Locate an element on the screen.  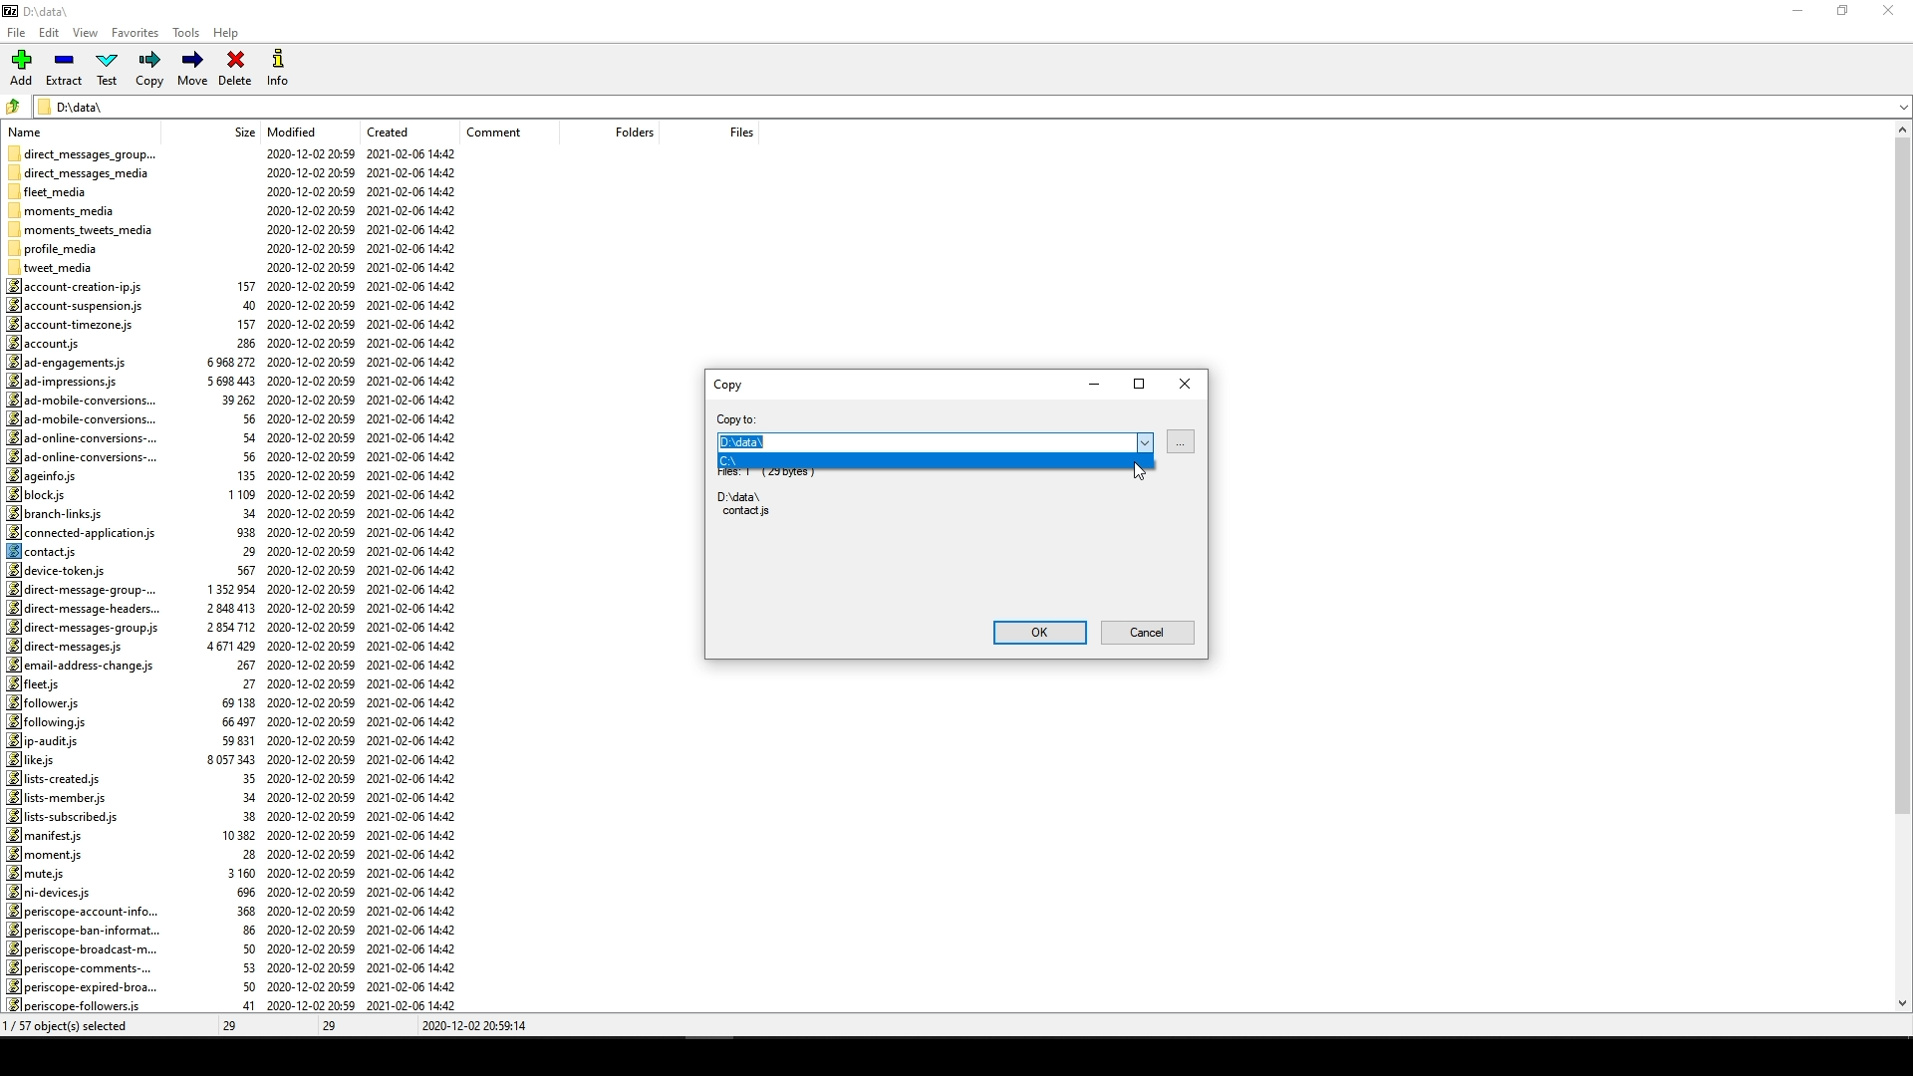
ad-mobile-conversions is located at coordinates (89, 417).